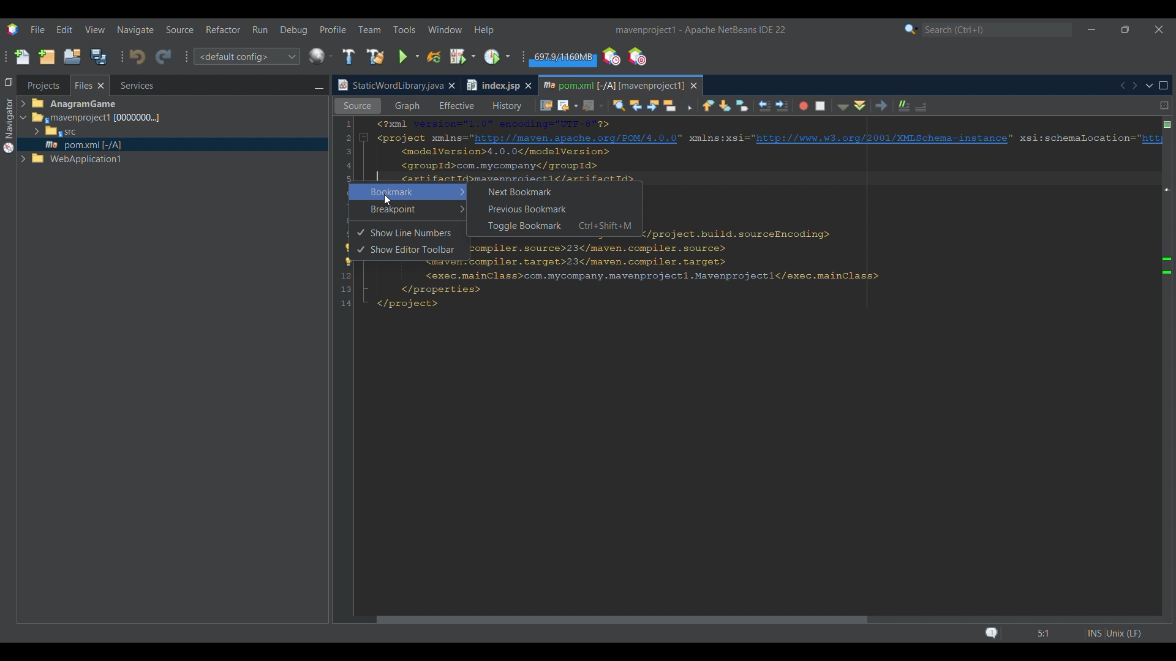 The width and height of the screenshot is (1176, 661). Describe the element at coordinates (369, 29) in the screenshot. I see `Team menu` at that location.